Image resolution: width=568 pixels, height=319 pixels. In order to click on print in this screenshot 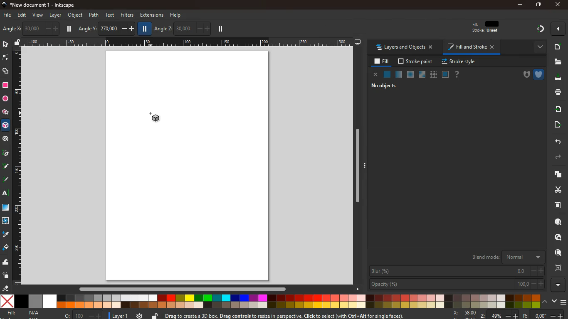, I will do `click(557, 93)`.